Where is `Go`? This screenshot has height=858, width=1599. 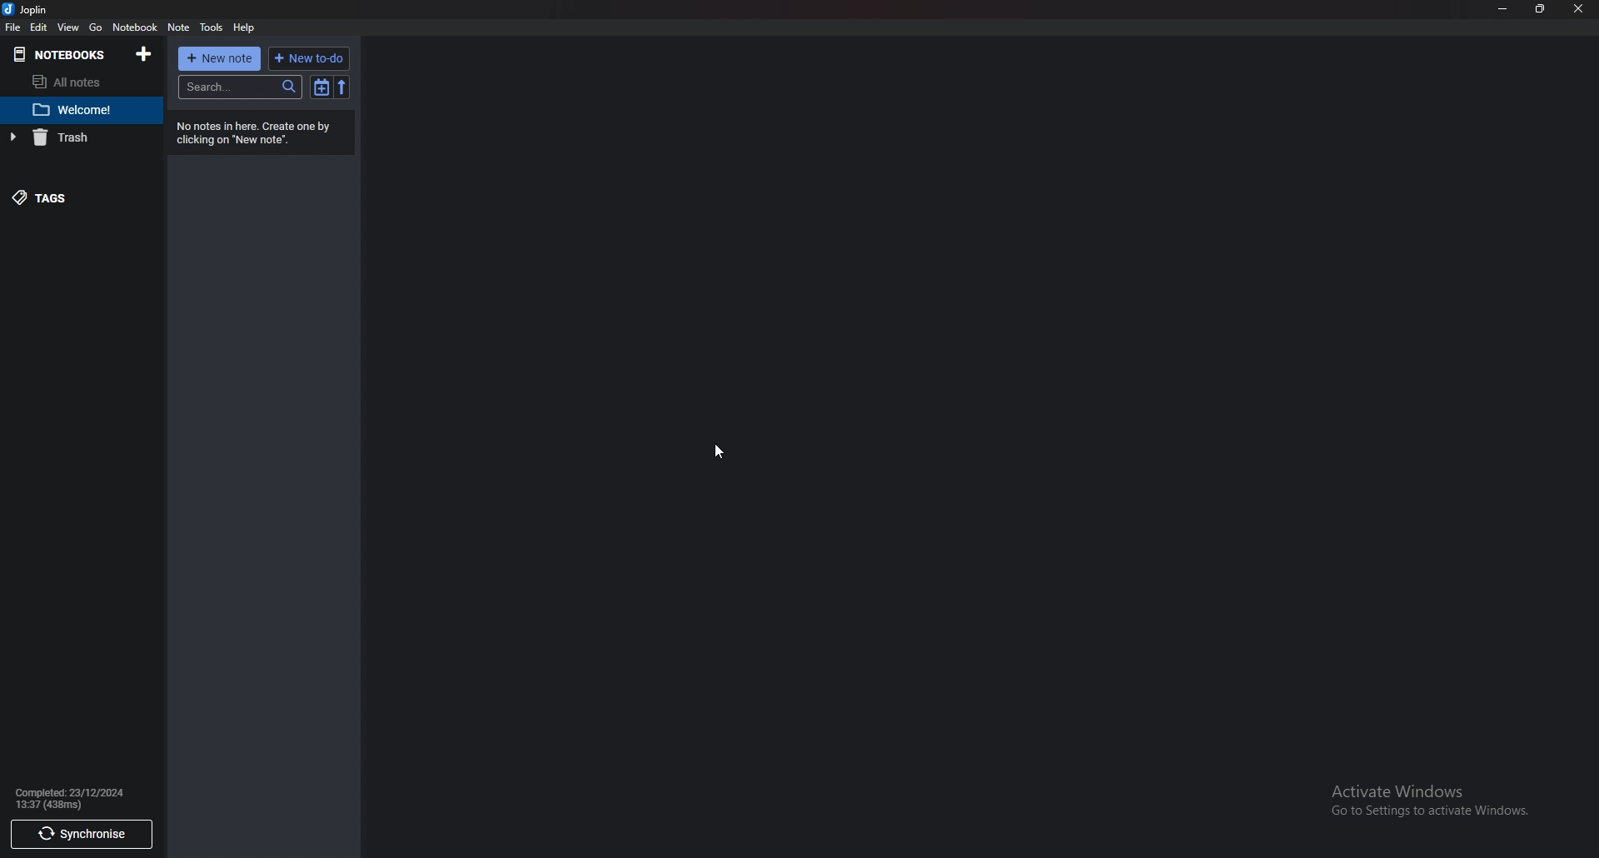 Go is located at coordinates (97, 27).